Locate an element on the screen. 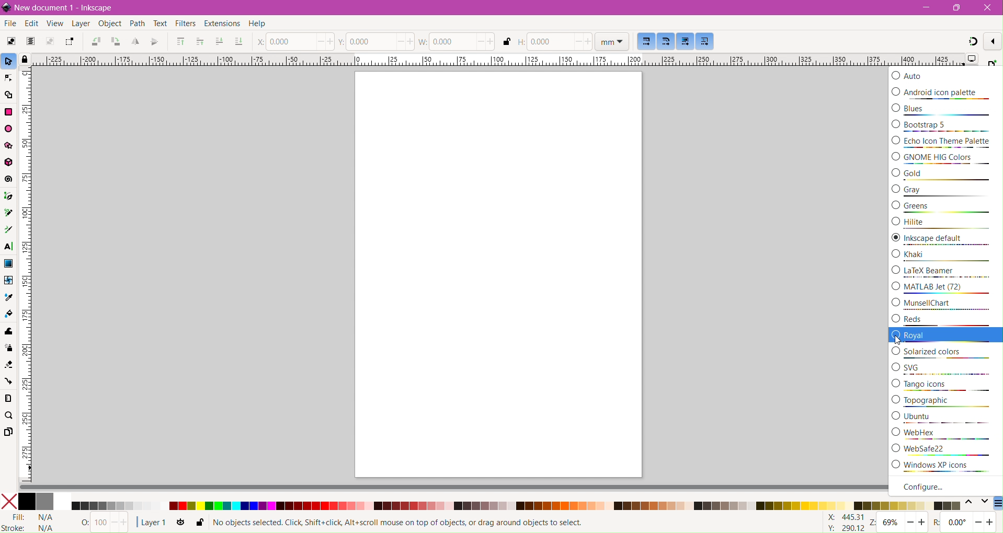 Image resolution: width=1003 pixels, height=533 pixels. Text Tool is located at coordinates (8, 247).